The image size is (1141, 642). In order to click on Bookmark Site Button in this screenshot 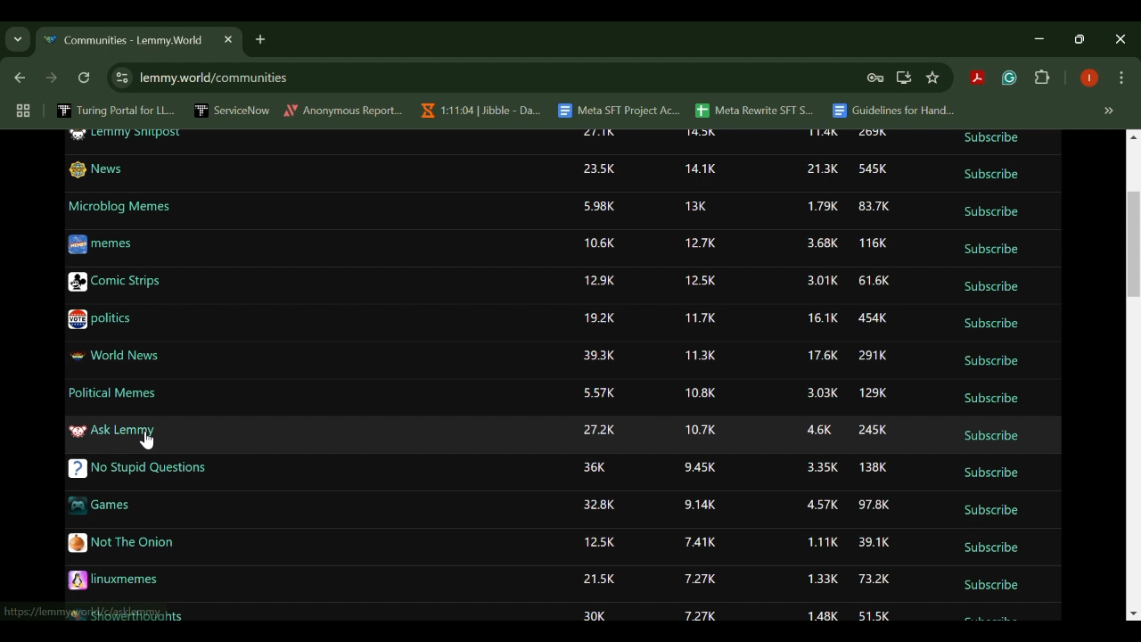, I will do `click(932, 78)`.